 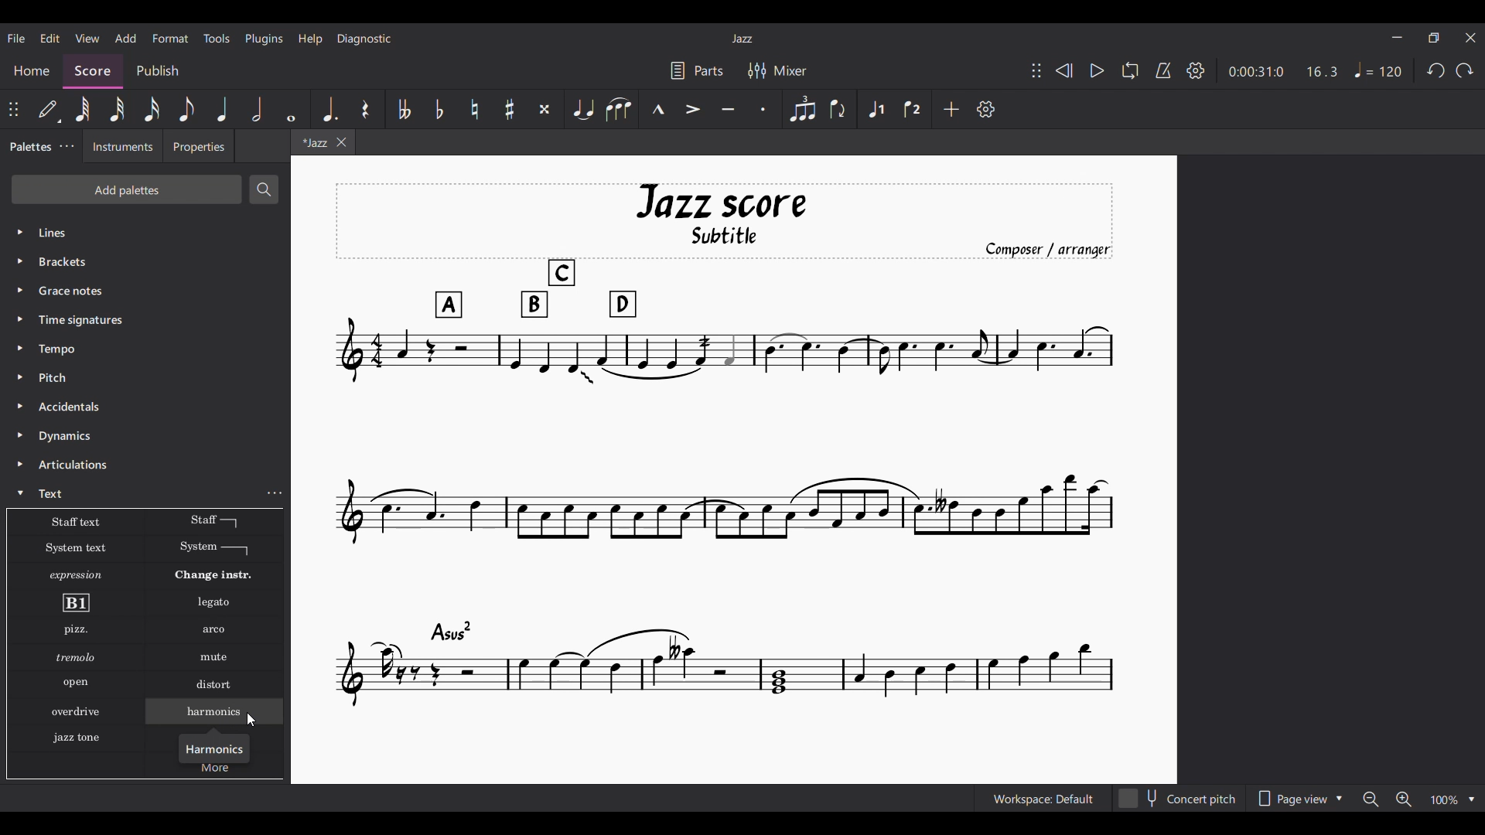 I want to click on , so click(x=73, y=683).